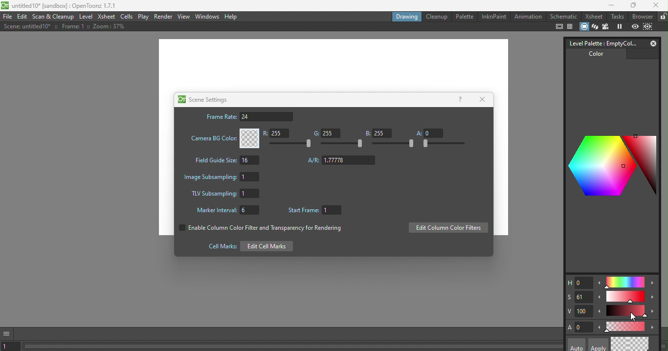  Describe the element at coordinates (610, 164) in the screenshot. I see `Color palettes` at that location.